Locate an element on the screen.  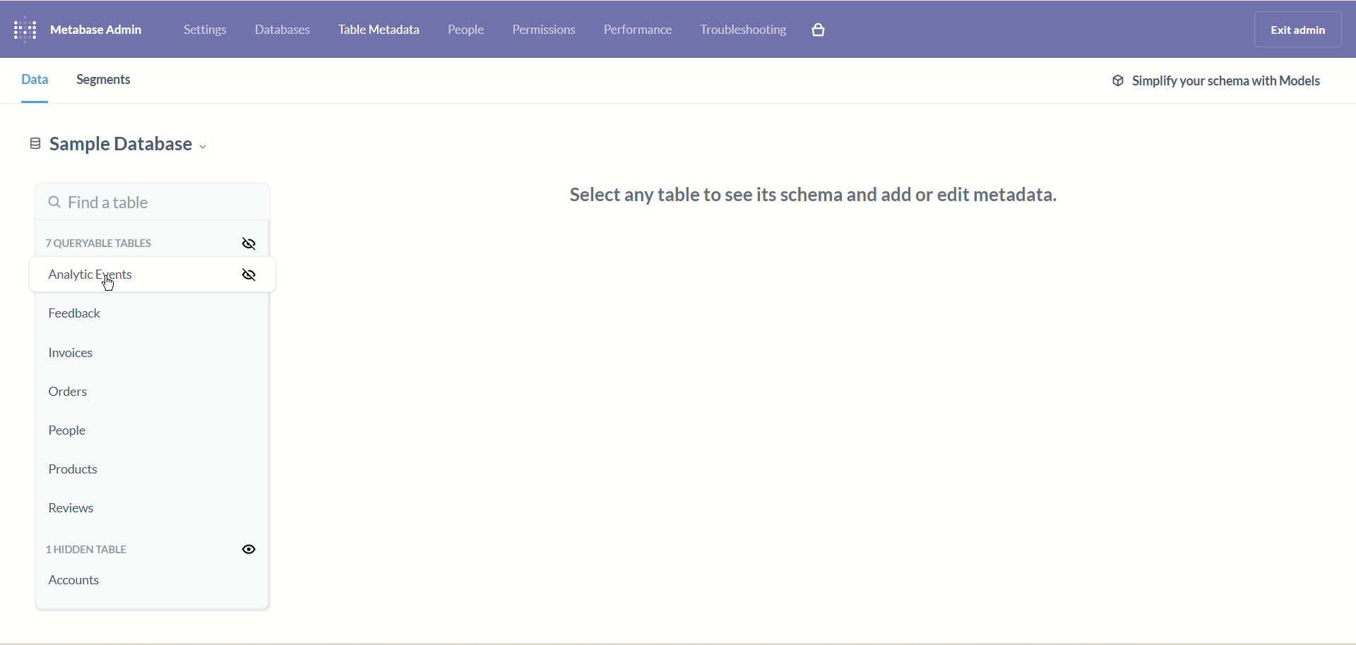
Explore paid features is located at coordinates (820, 31).